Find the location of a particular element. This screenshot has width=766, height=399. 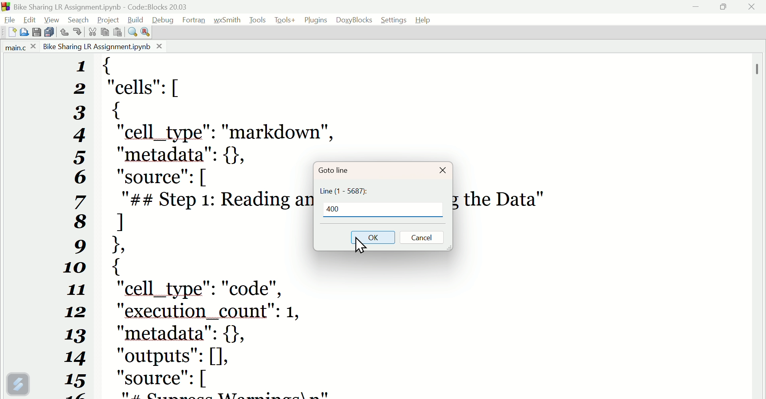

Close is located at coordinates (752, 10).